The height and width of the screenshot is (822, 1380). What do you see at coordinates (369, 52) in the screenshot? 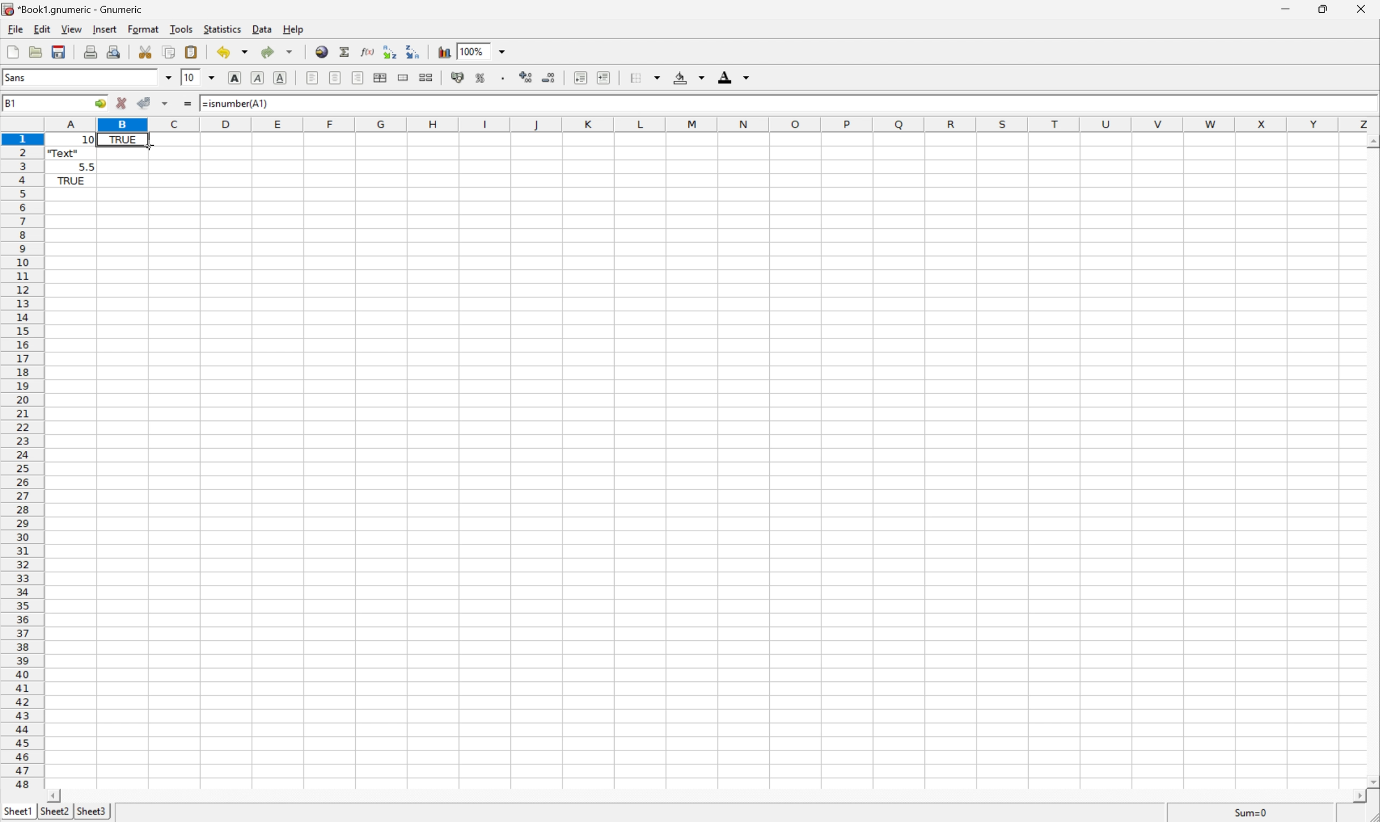
I see `Edit function in current cell` at bounding box center [369, 52].